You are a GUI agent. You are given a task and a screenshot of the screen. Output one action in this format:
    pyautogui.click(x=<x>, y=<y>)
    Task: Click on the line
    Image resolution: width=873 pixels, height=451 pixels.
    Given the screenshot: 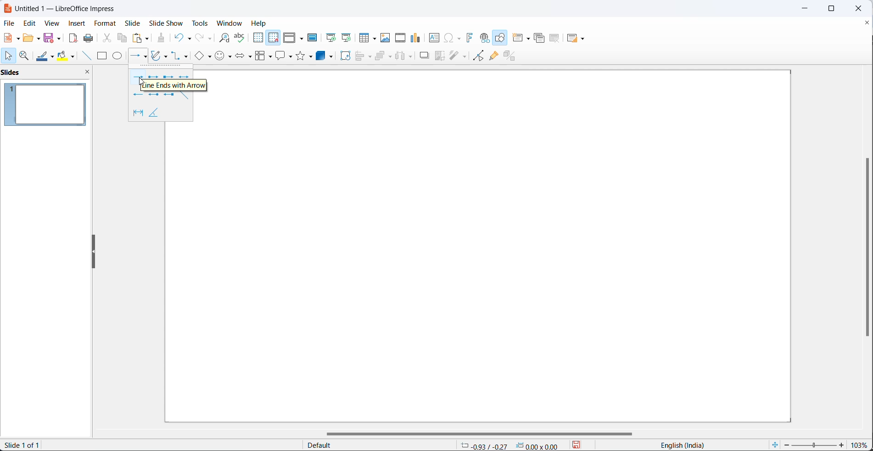 What is the action you would take?
    pyautogui.click(x=187, y=97)
    